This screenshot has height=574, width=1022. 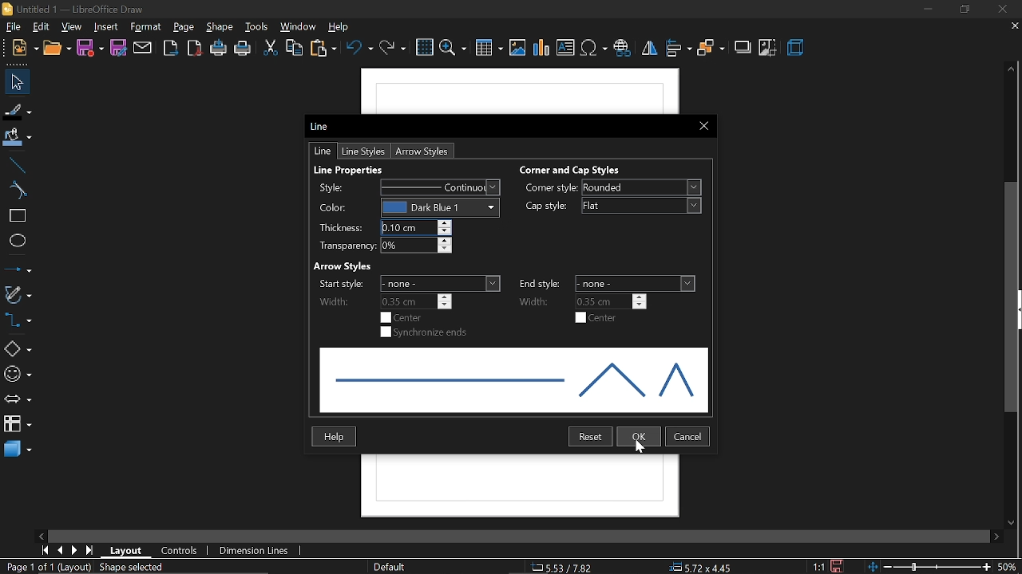 I want to click on connectors, so click(x=17, y=320).